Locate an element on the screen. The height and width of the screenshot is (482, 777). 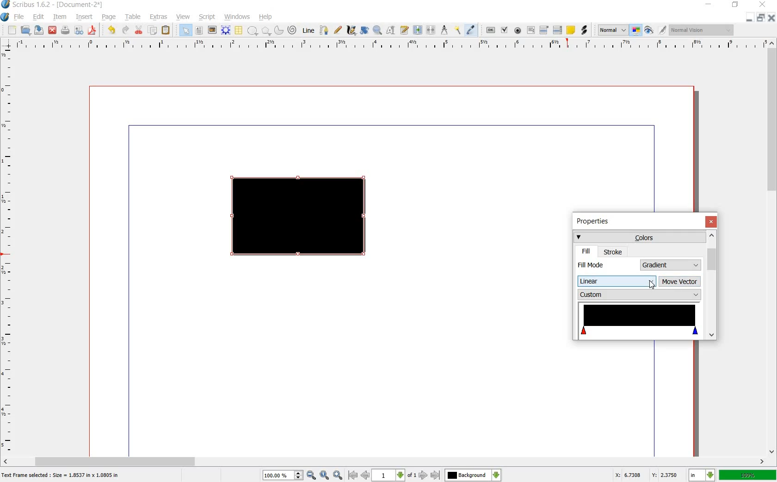
paste is located at coordinates (166, 30).